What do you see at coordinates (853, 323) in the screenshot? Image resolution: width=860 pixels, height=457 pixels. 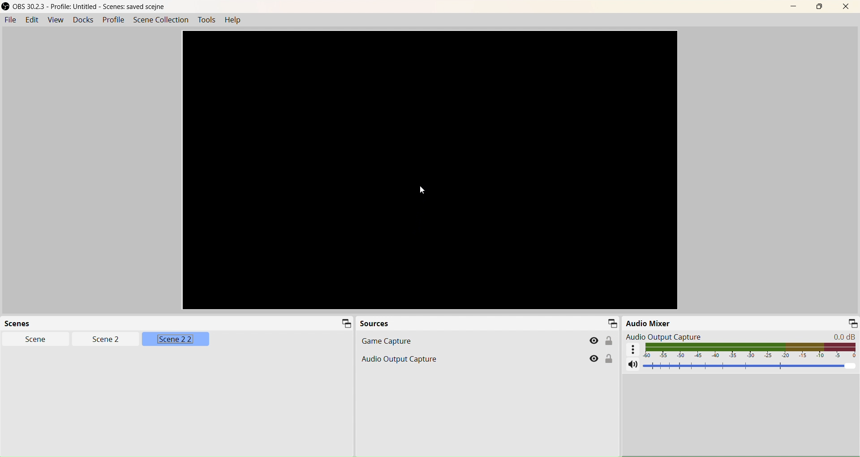 I see `Minimize` at bounding box center [853, 323].